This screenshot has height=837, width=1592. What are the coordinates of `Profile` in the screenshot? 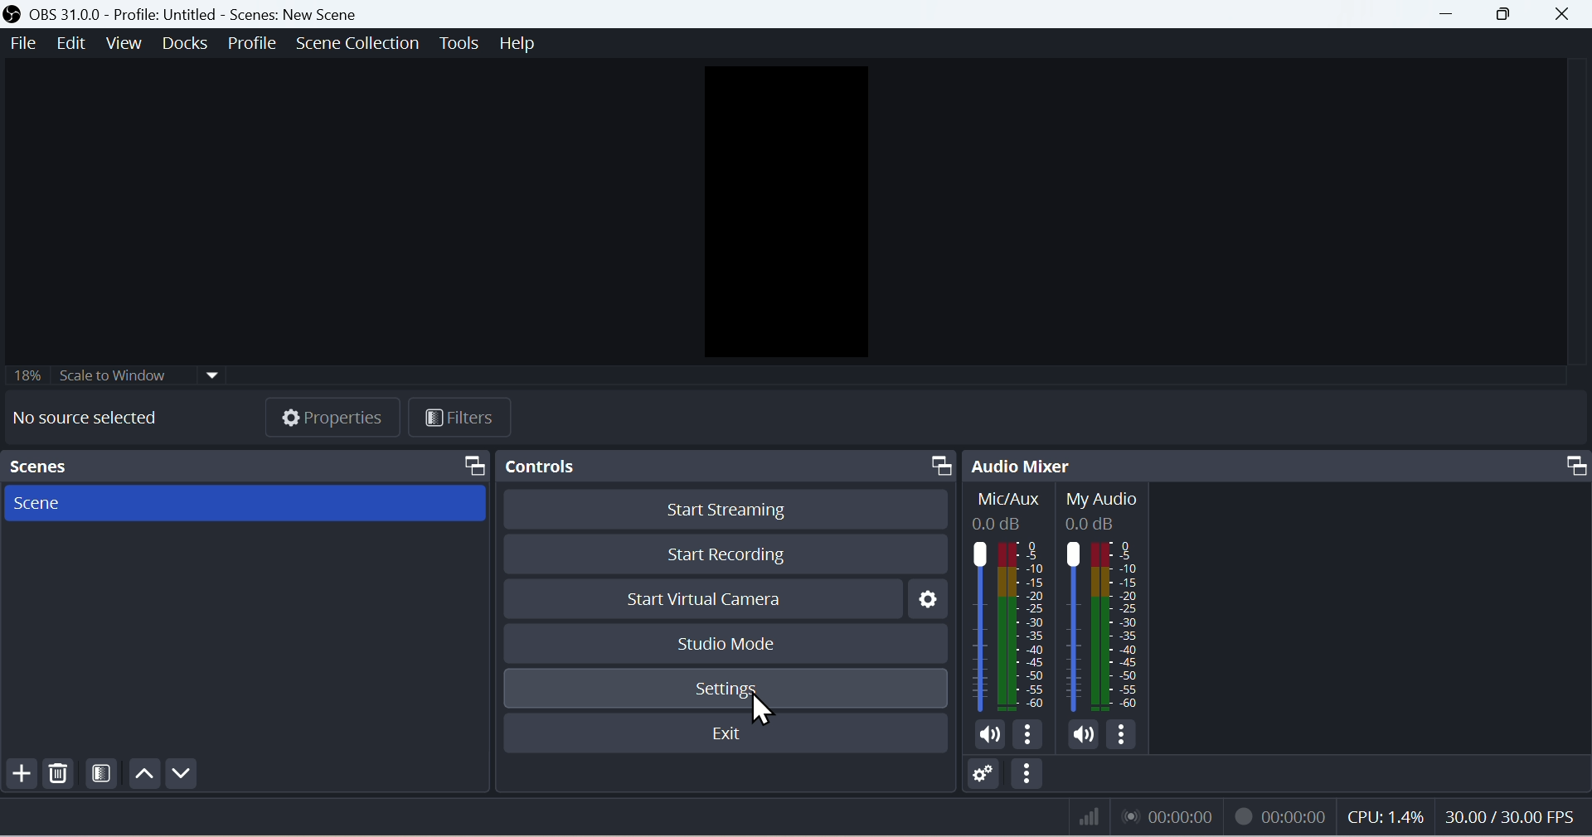 It's located at (253, 41).